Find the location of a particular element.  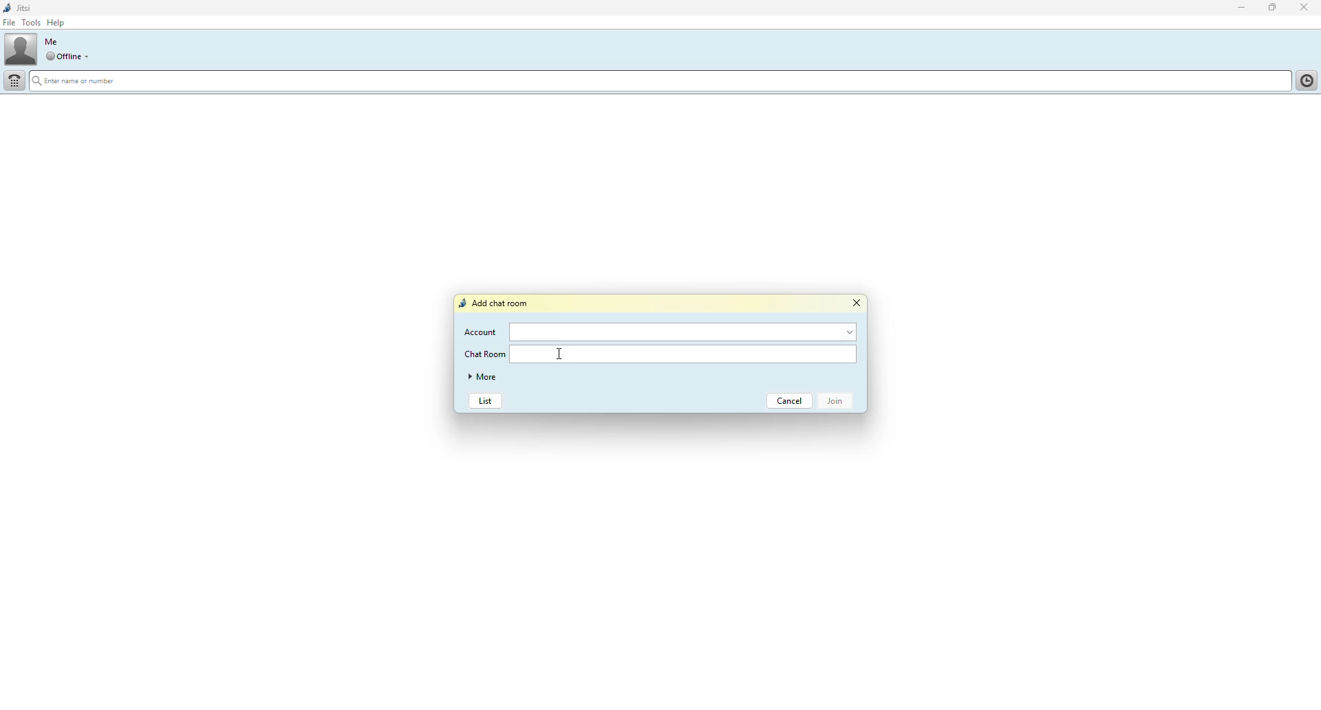

jitsi is located at coordinates (18, 8).